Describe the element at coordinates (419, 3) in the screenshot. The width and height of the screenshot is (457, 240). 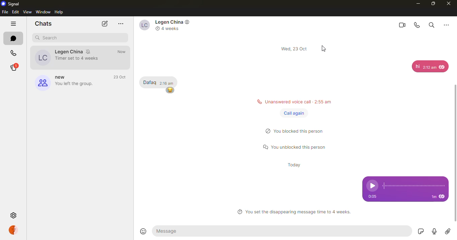
I see `minimize` at that location.